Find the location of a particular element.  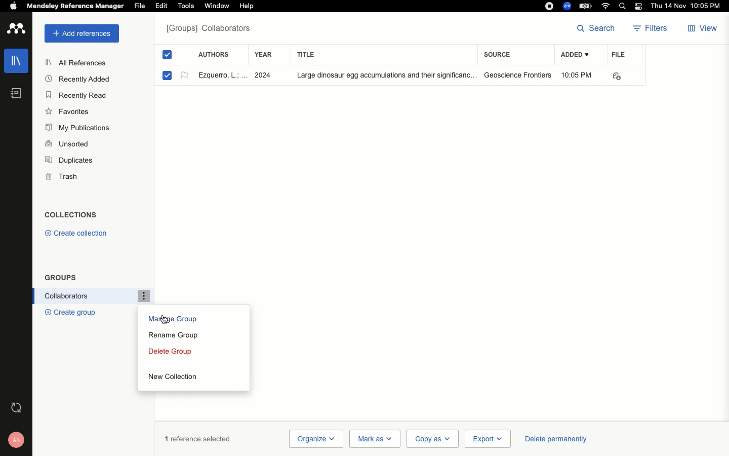

Paper selected is located at coordinates (167, 56).